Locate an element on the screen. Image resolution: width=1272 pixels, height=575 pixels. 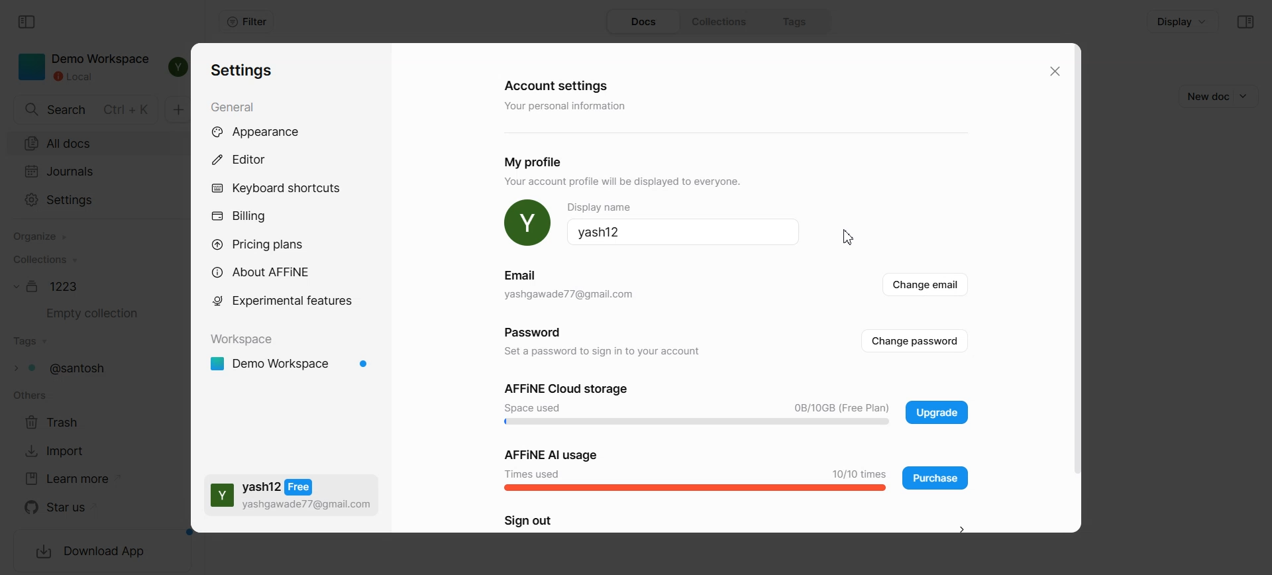
Appearance is located at coordinates (270, 132).